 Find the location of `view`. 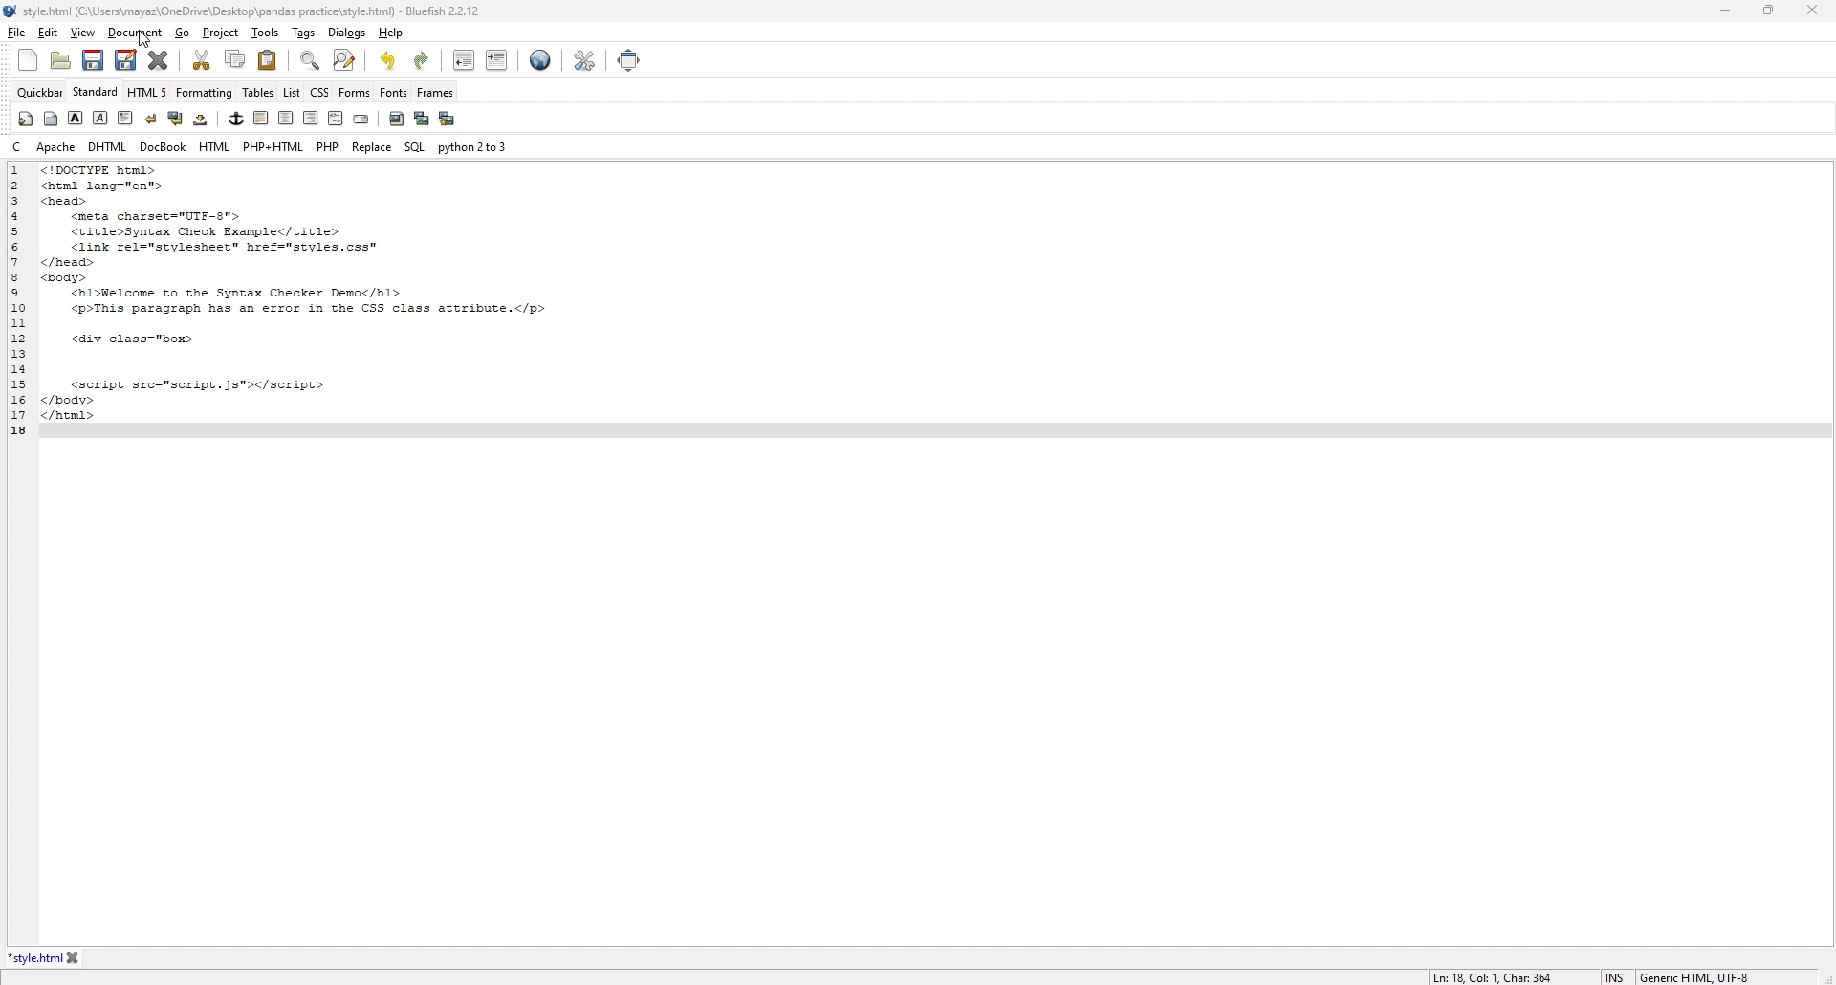

view is located at coordinates (83, 33).